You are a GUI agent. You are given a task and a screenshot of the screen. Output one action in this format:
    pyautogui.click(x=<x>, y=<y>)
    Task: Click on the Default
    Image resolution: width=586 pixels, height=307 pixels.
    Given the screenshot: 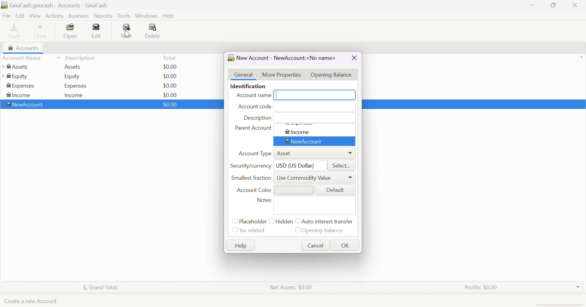 What is the action you would take?
    pyautogui.click(x=336, y=191)
    